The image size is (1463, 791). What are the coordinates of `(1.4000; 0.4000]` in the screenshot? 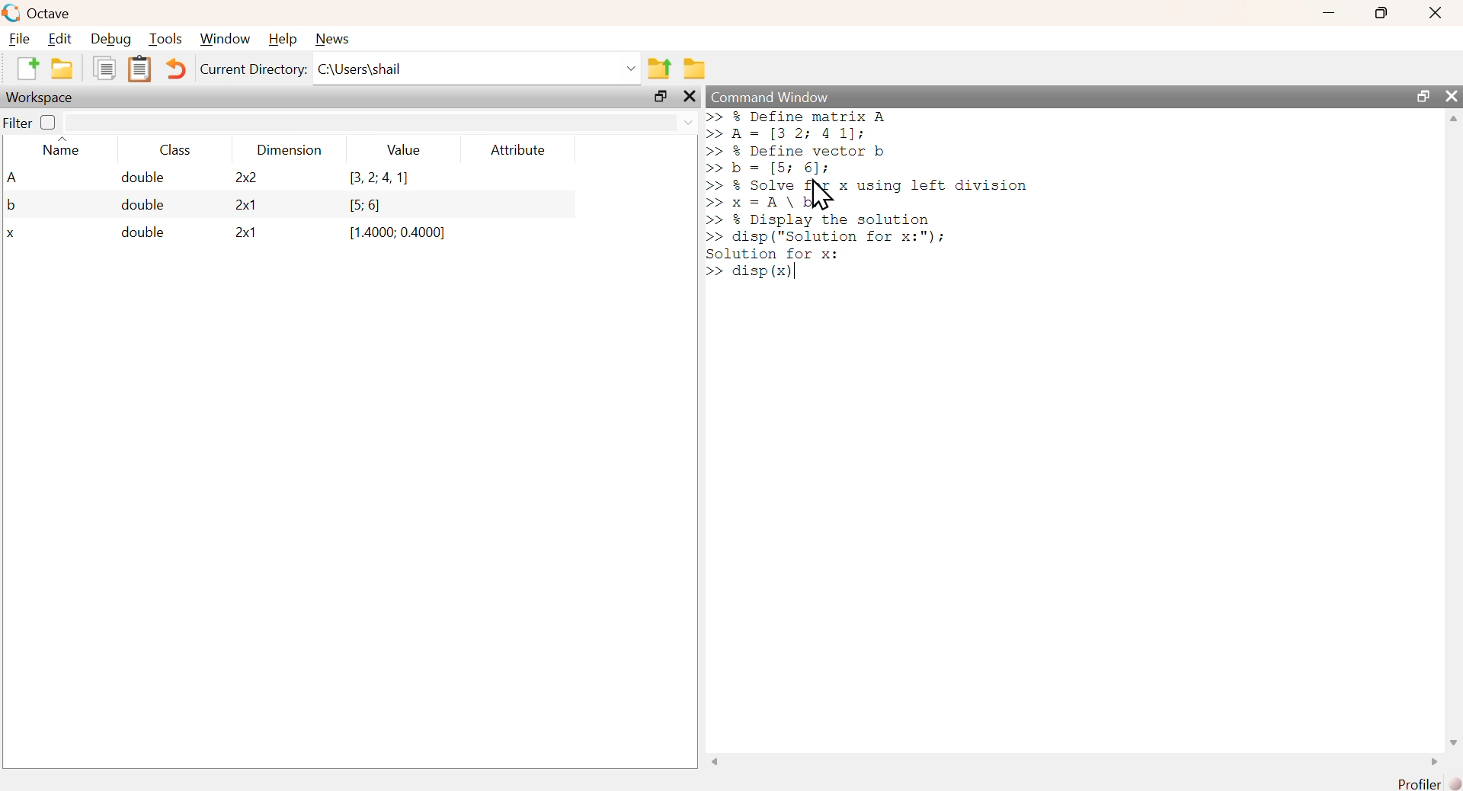 It's located at (391, 234).